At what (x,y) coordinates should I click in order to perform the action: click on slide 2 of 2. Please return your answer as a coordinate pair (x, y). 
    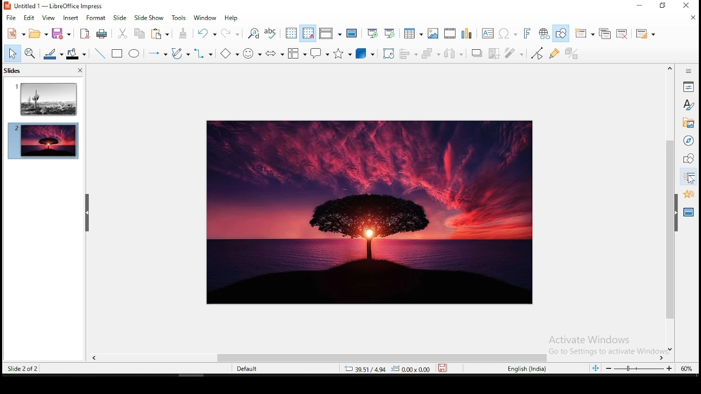
    Looking at the image, I should click on (24, 369).